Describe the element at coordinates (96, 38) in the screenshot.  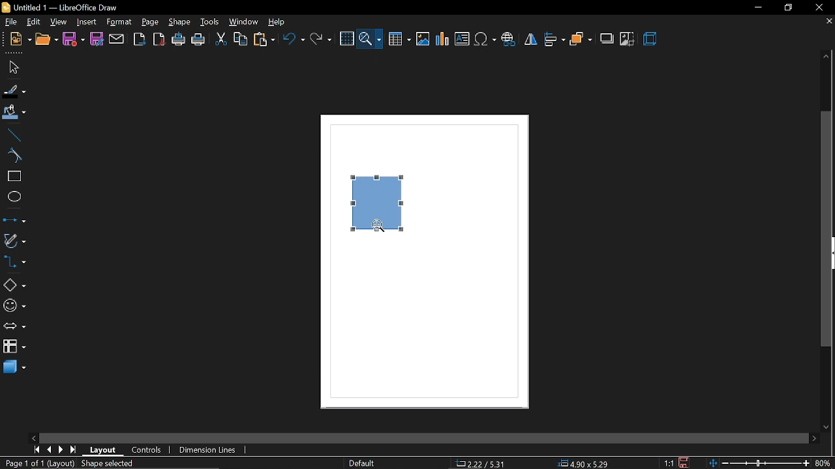
I see `save as` at that location.